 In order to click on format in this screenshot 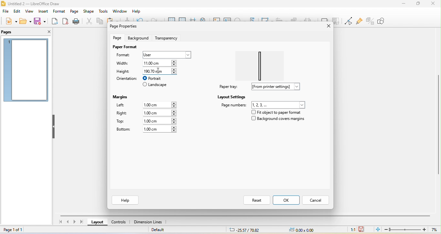, I will do `click(126, 56)`.